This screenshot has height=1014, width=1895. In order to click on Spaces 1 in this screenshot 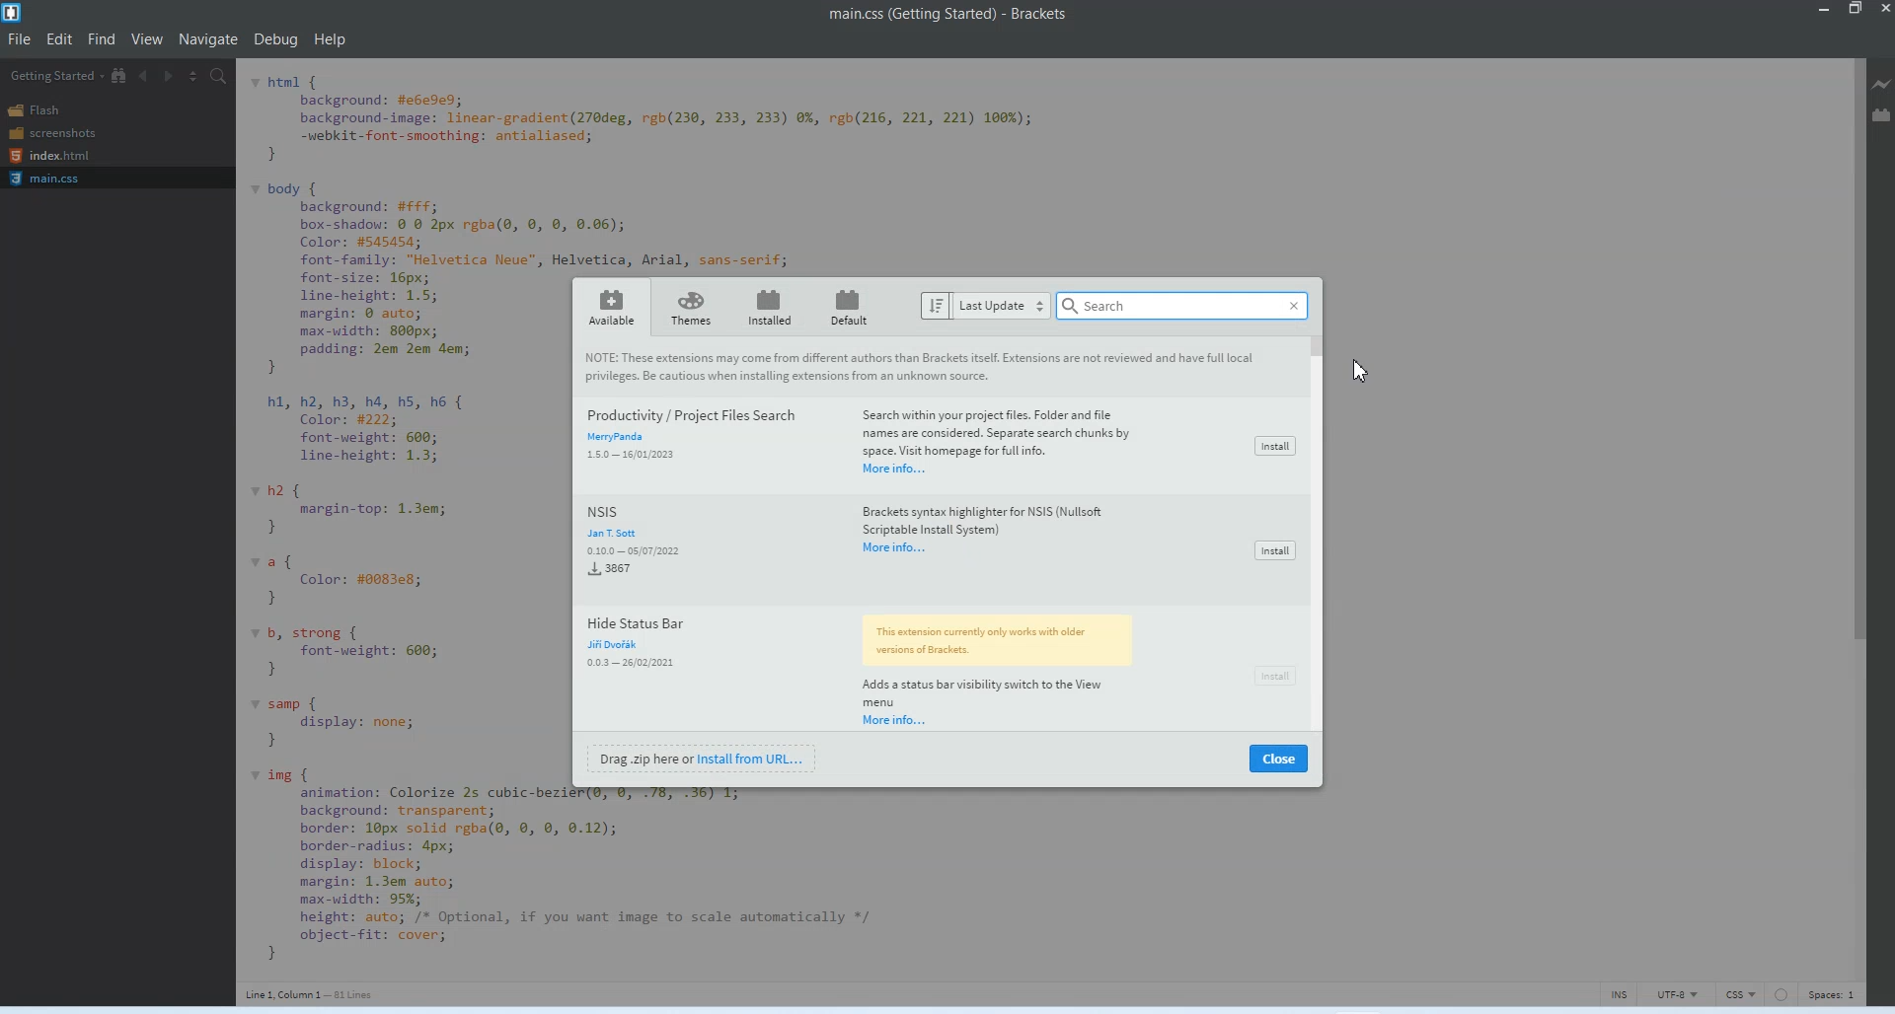, I will do `click(1833, 994)`.